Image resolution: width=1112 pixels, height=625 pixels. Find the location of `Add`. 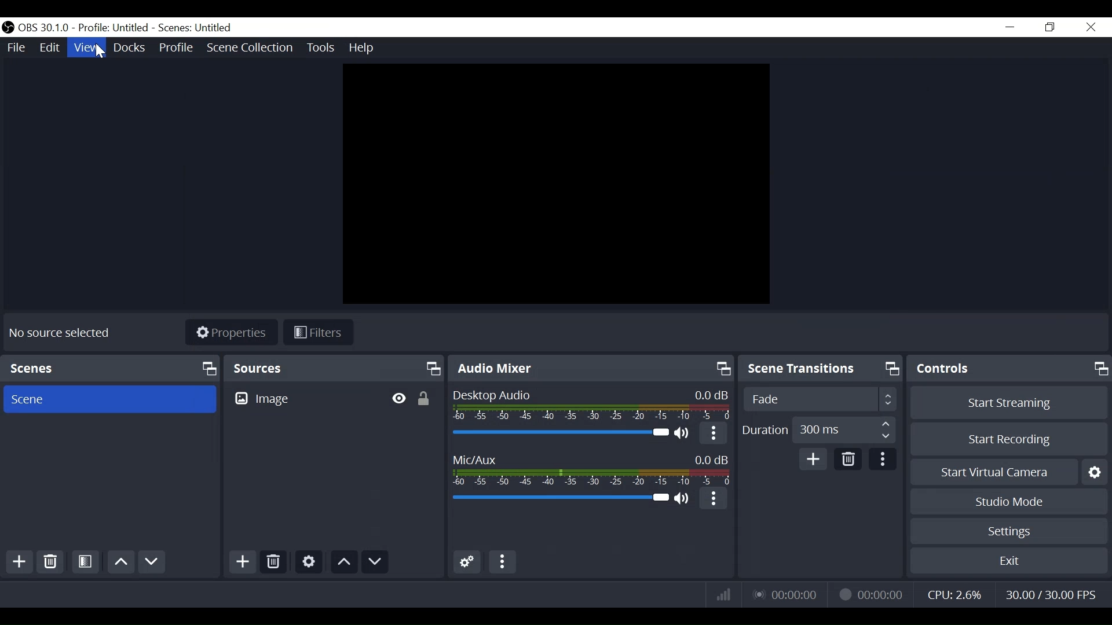

Add is located at coordinates (242, 562).